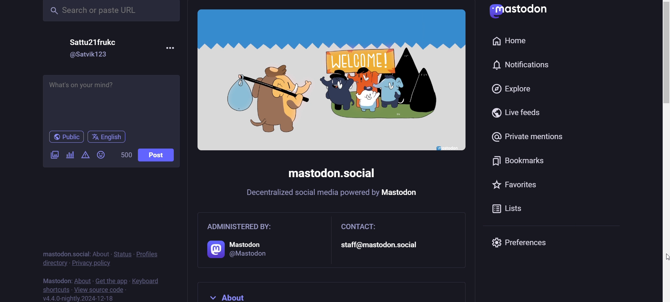  What do you see at coordinates (523, 114) in the screenshot?
I see `live feed` at bounding box center [523, 114].